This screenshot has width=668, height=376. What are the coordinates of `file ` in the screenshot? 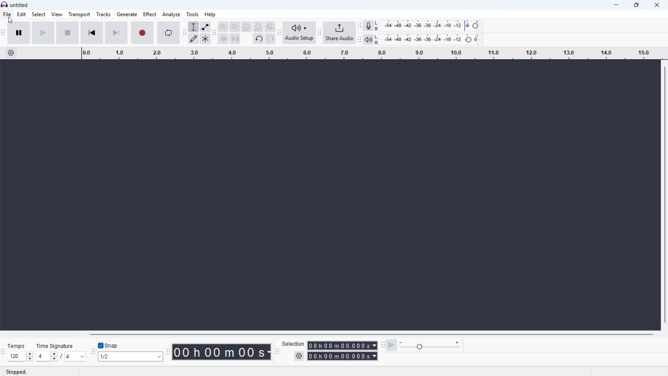 It's located at (7, 15).